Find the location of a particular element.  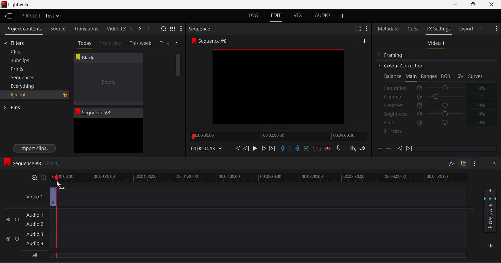

Play is located at coordinates (254, 149).